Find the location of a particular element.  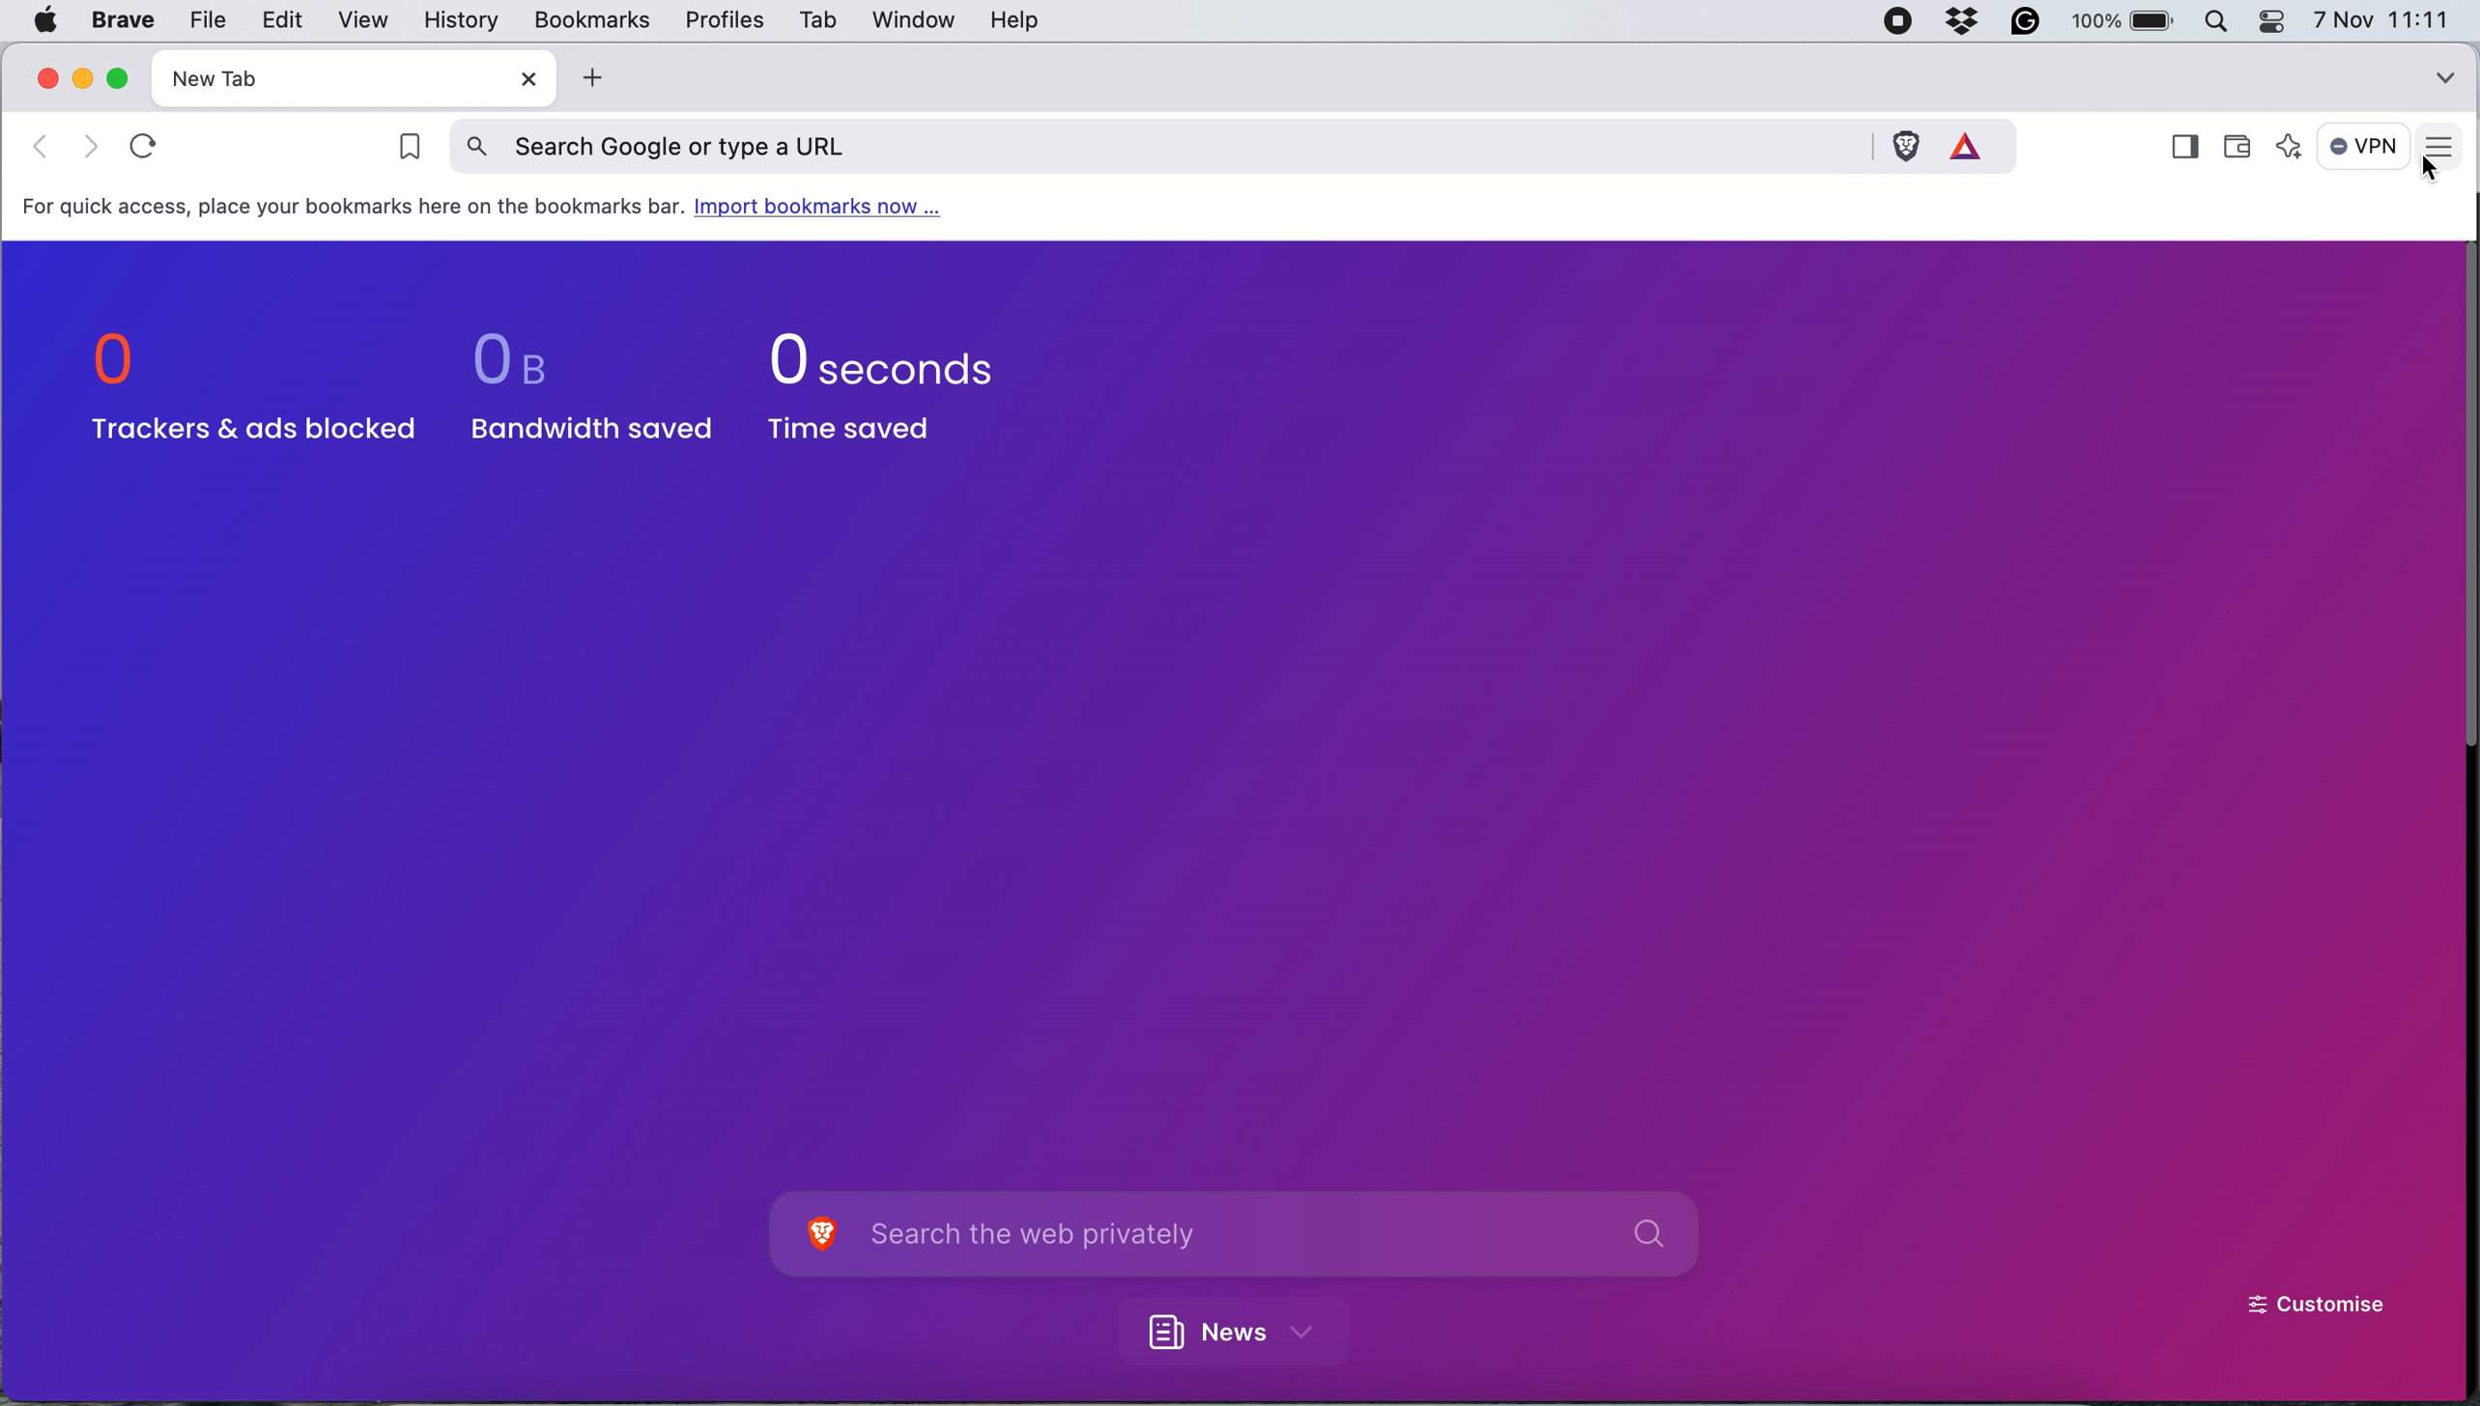

leo ai is located at coordinates (2292, 150).